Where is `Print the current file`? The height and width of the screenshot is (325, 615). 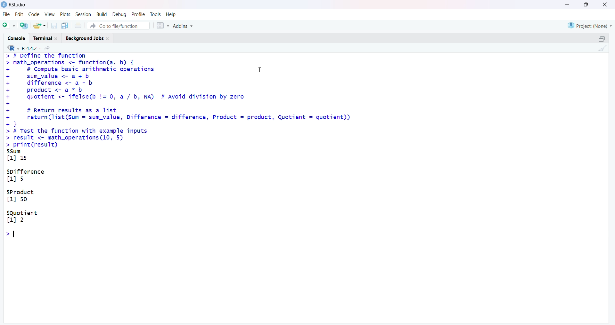
Print the current file is located at coordinates (78, 25).